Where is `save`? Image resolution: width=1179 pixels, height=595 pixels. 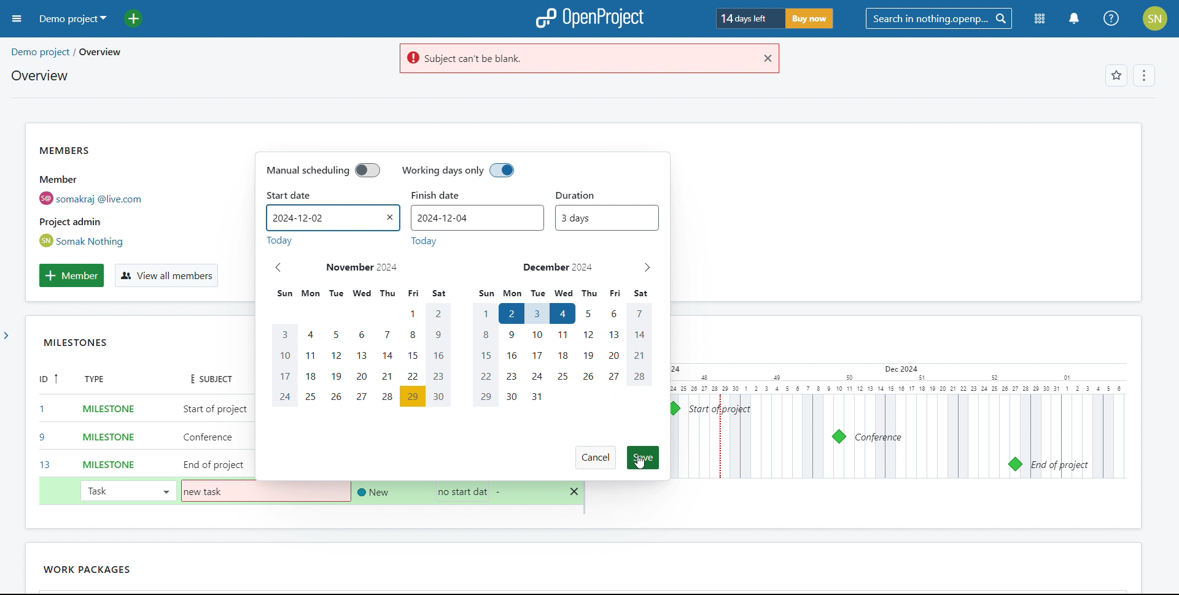 save is located at coordinates (644, 458).